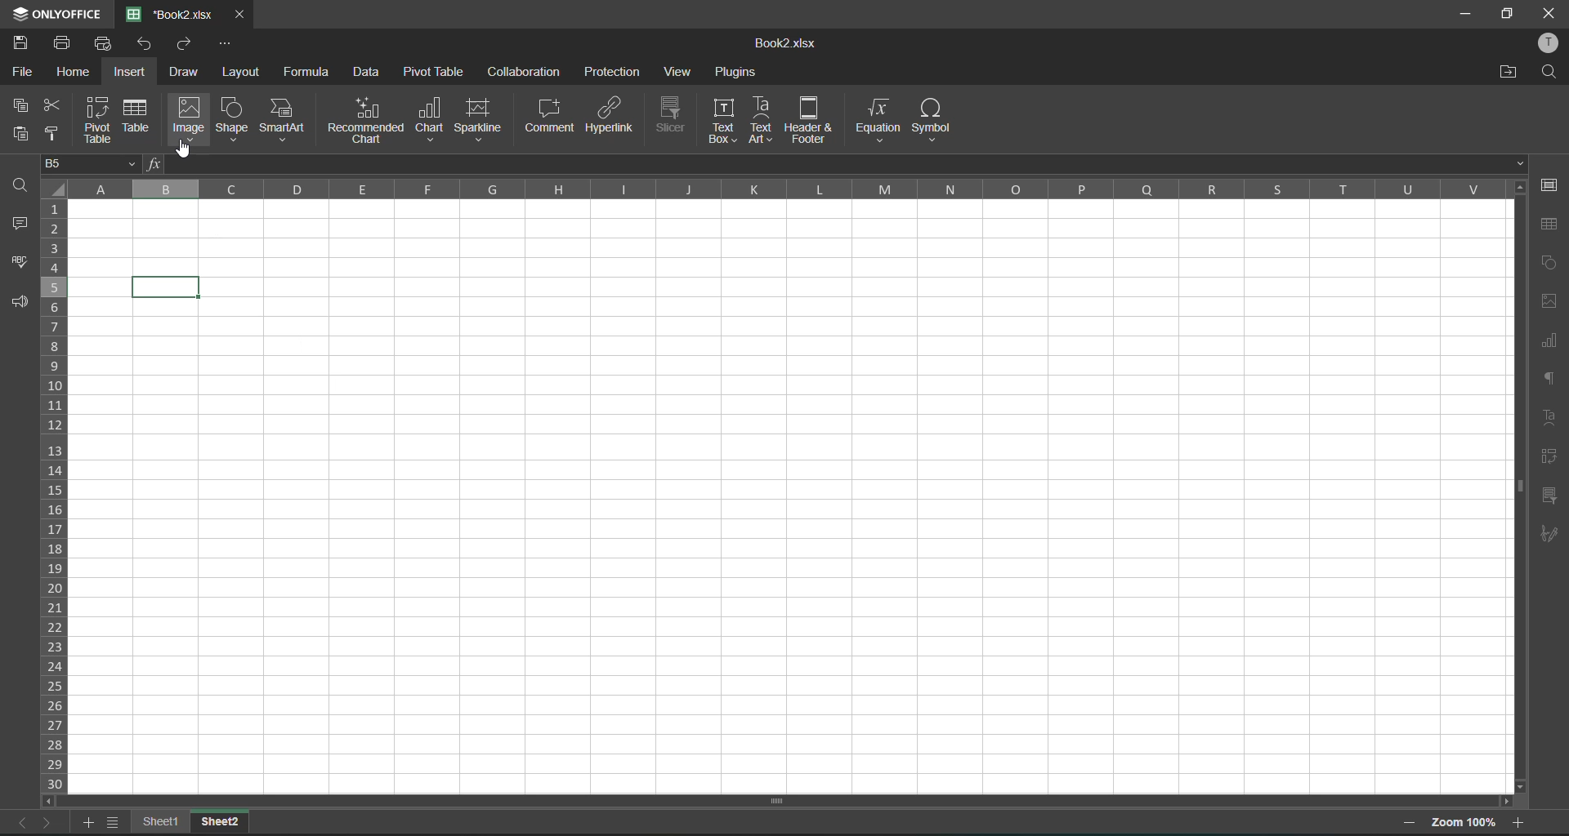 The height and width of the screenshot is (836, 1569). Describe the element at coordinates (188, 71) in the screenshot. I see `draw` at that location.